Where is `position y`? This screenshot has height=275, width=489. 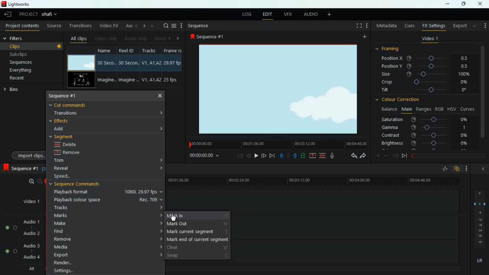 position y is located at coordinates (422, 66).